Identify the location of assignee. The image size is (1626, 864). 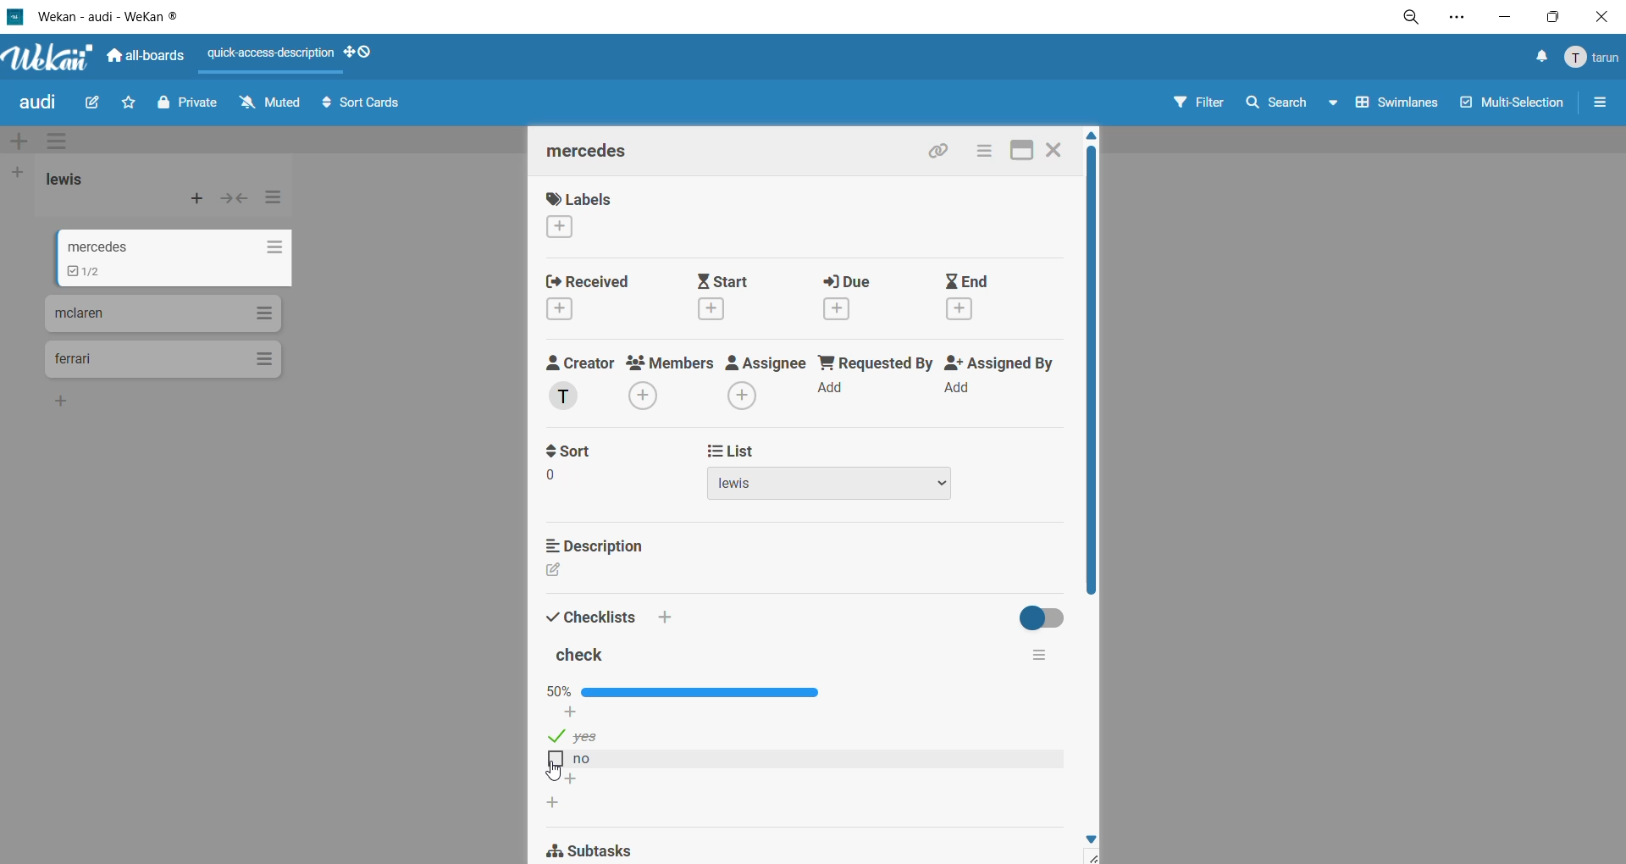
(763, 382).